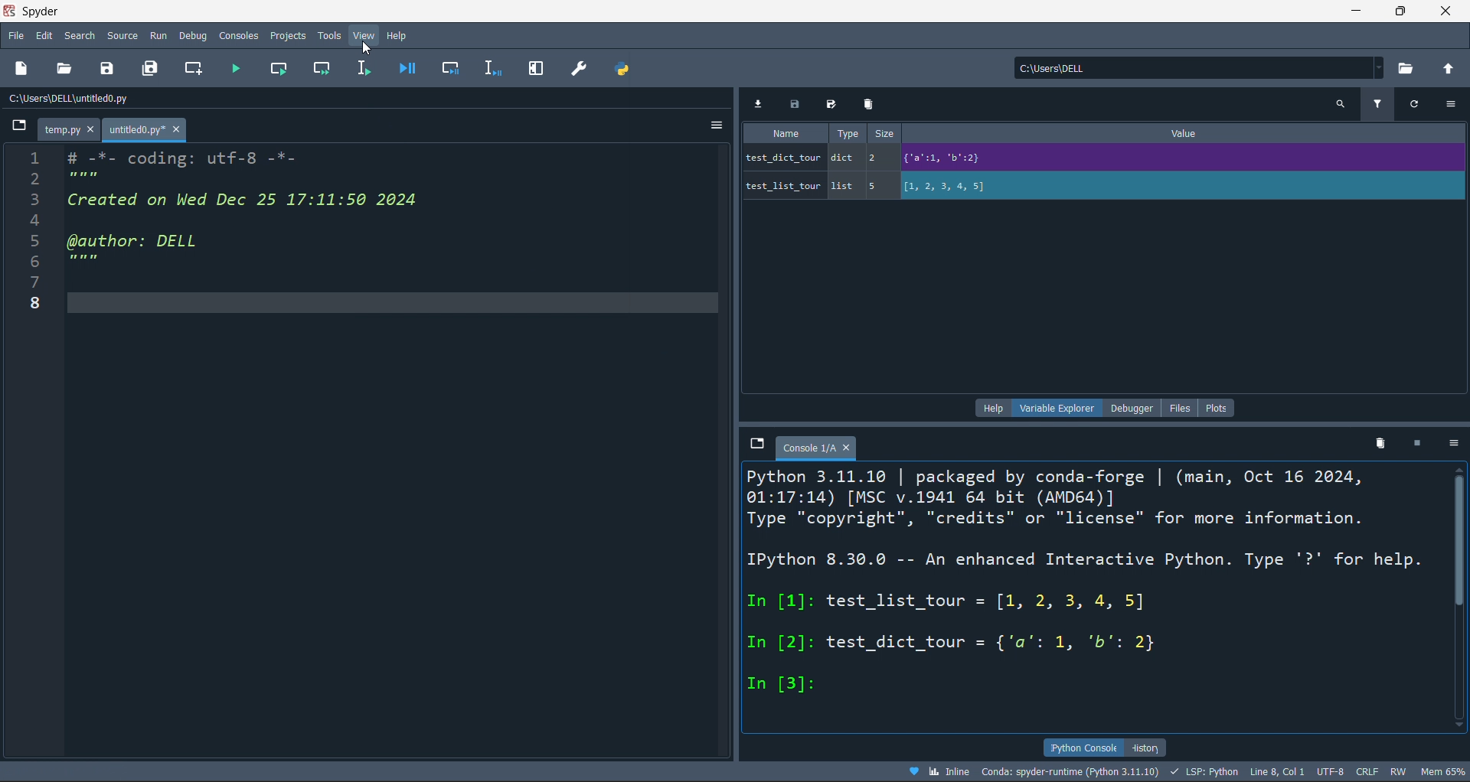  Describe the element at coordinates (370, 47) in the screenshot. I see `cursor` at that location.